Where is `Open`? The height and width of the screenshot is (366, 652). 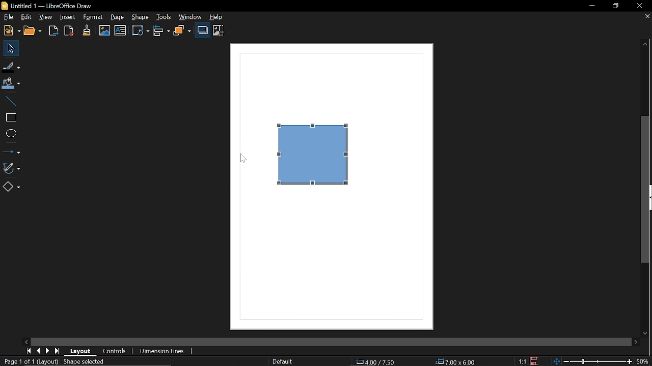
Open is located at coordinates (33, 31).